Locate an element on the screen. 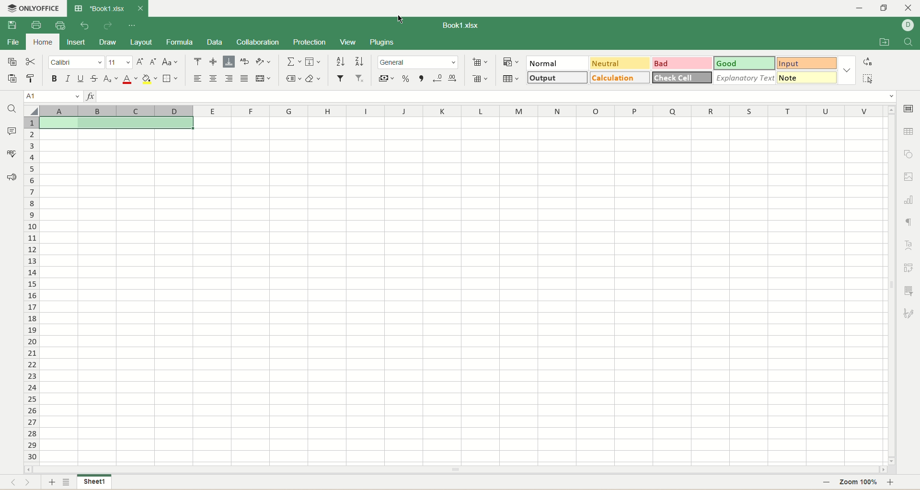 The width and height of the screenshot is (920, 490). sort descending is located at coordinates (358, 62).